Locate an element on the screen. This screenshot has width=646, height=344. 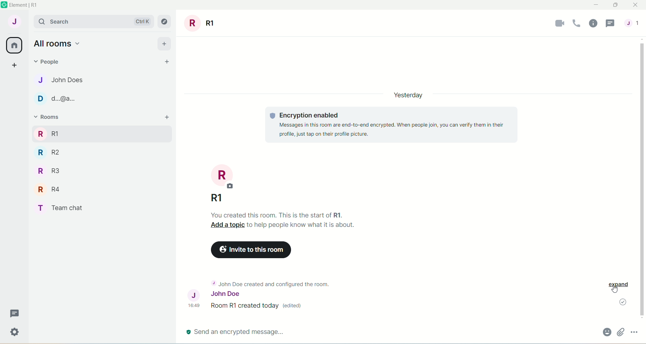
J 16:49 is located at coordinates (194, 300).